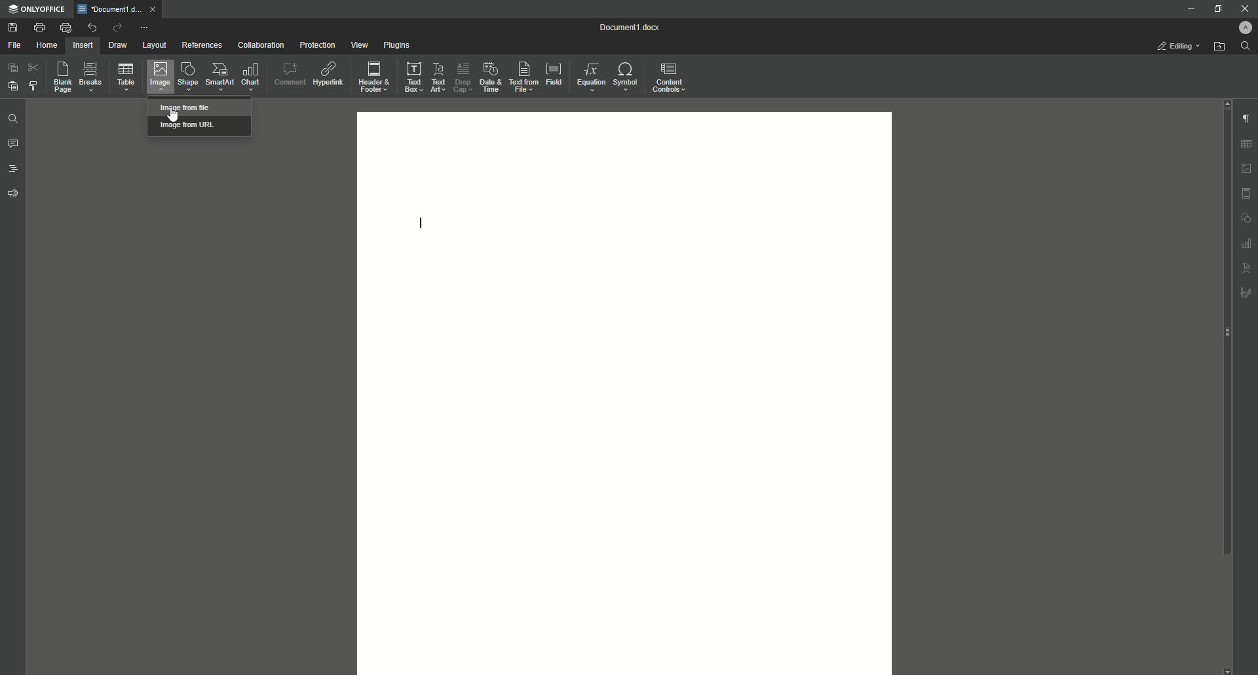 This screenshot has height=675, width=1258. I want to click on Open From File, so click(1218, 47).